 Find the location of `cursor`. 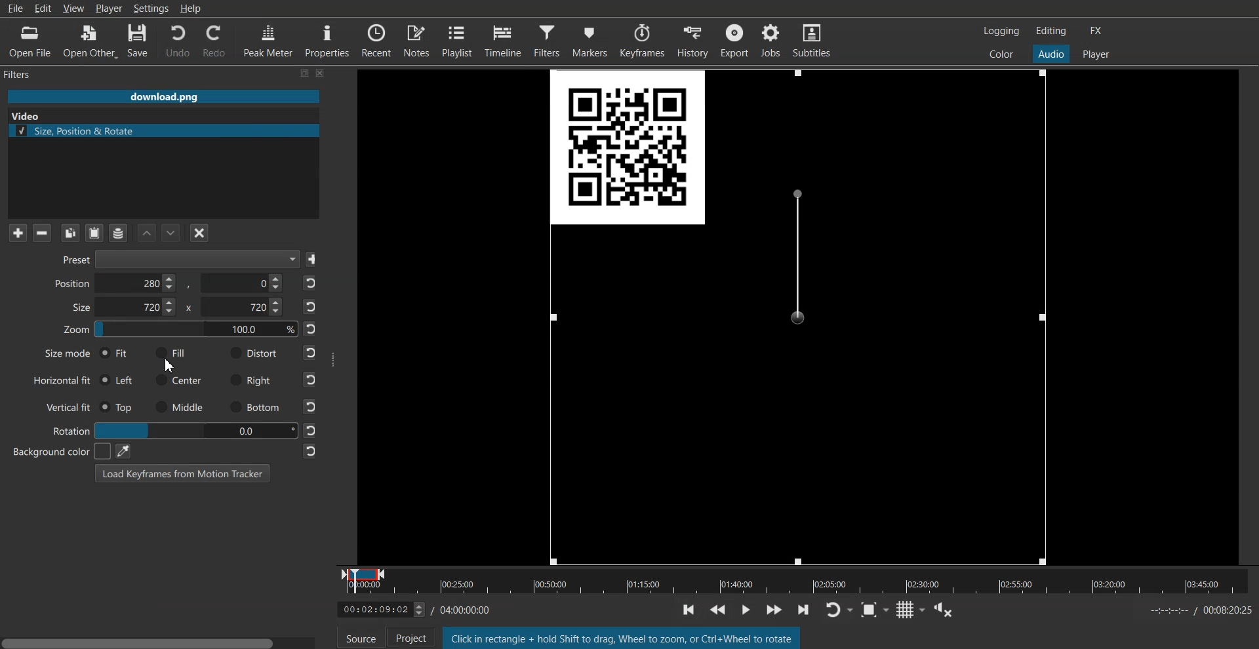

cursor is located at coordinates (171, 370).